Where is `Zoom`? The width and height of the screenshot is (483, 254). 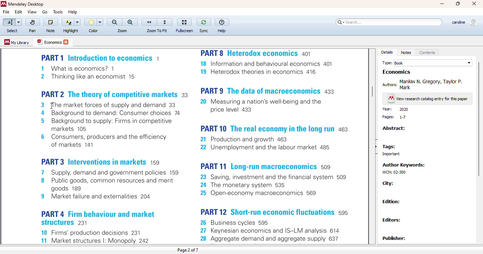 Zoom is located at coordinates (122, 22).